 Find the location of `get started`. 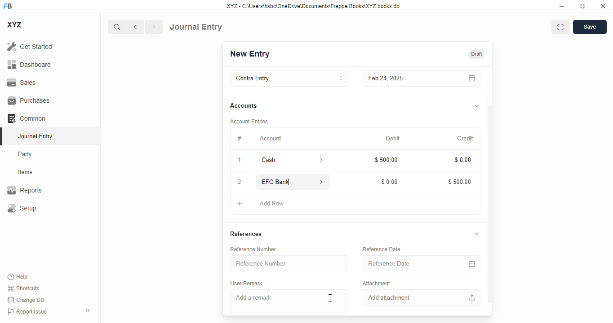

get started is located at coordinates (30, 47).